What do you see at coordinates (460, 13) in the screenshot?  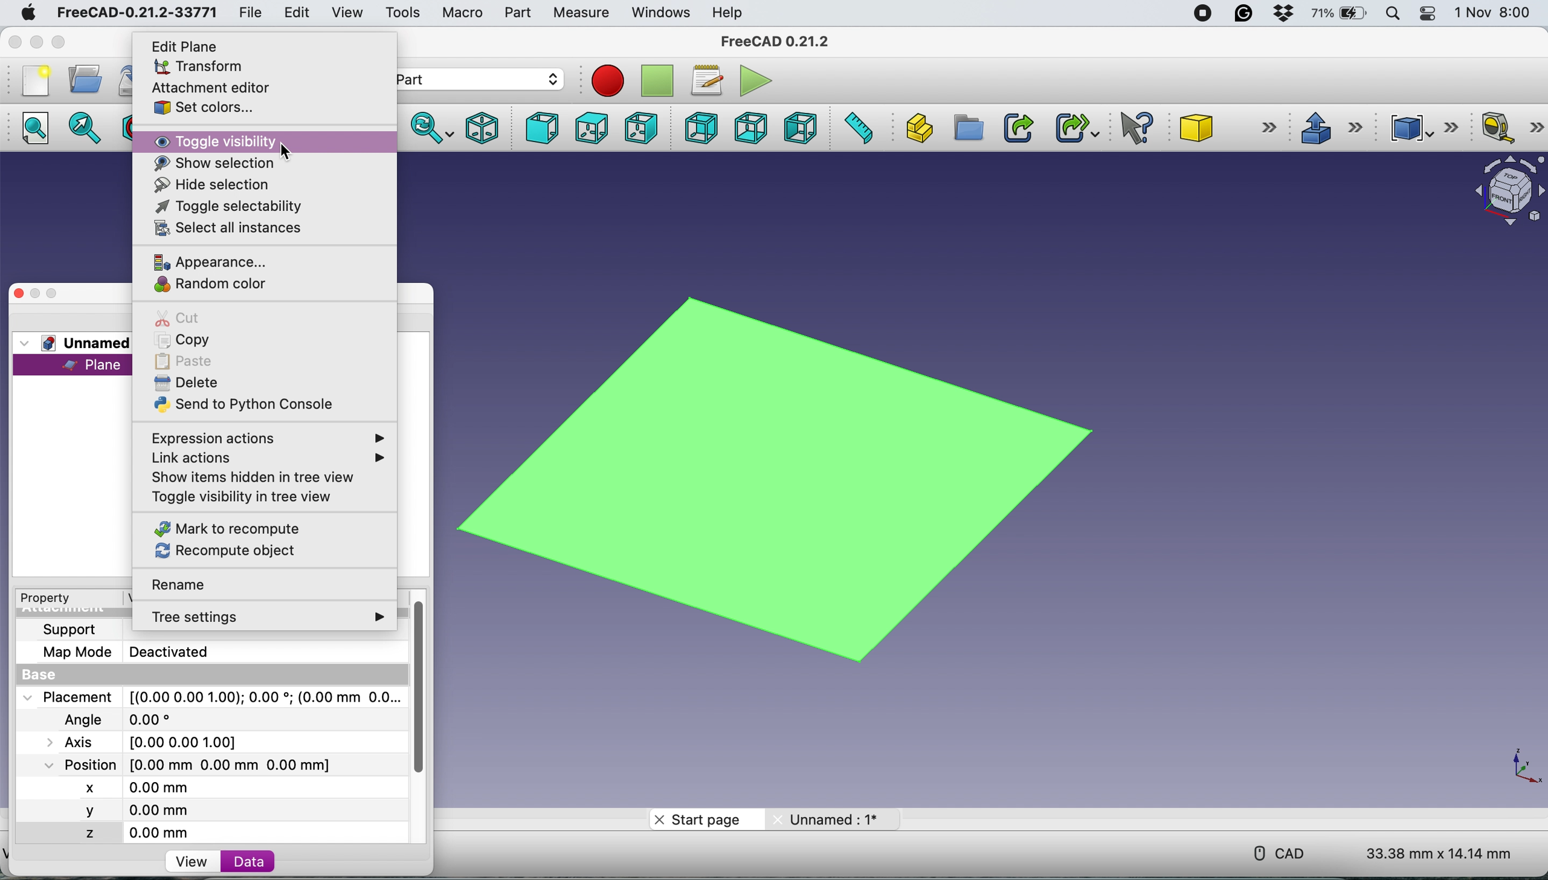 I see `macro` at bounding box center [460, 13].